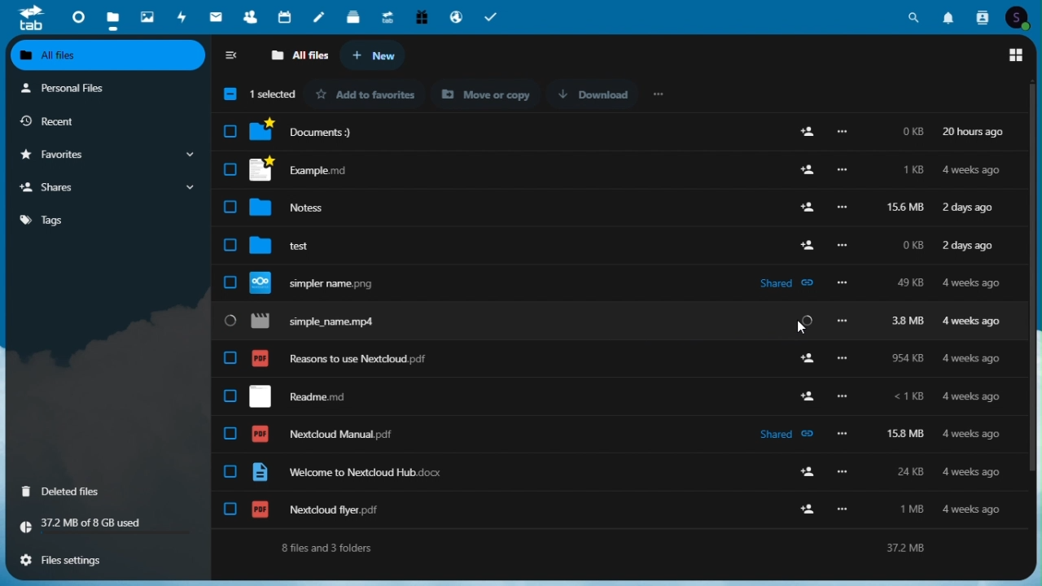 Image resolution: width=1042 pixels, height=586 pixels. Describe the element at coordinates (615, 204) in the screenshot. I see `Notes` at that location.